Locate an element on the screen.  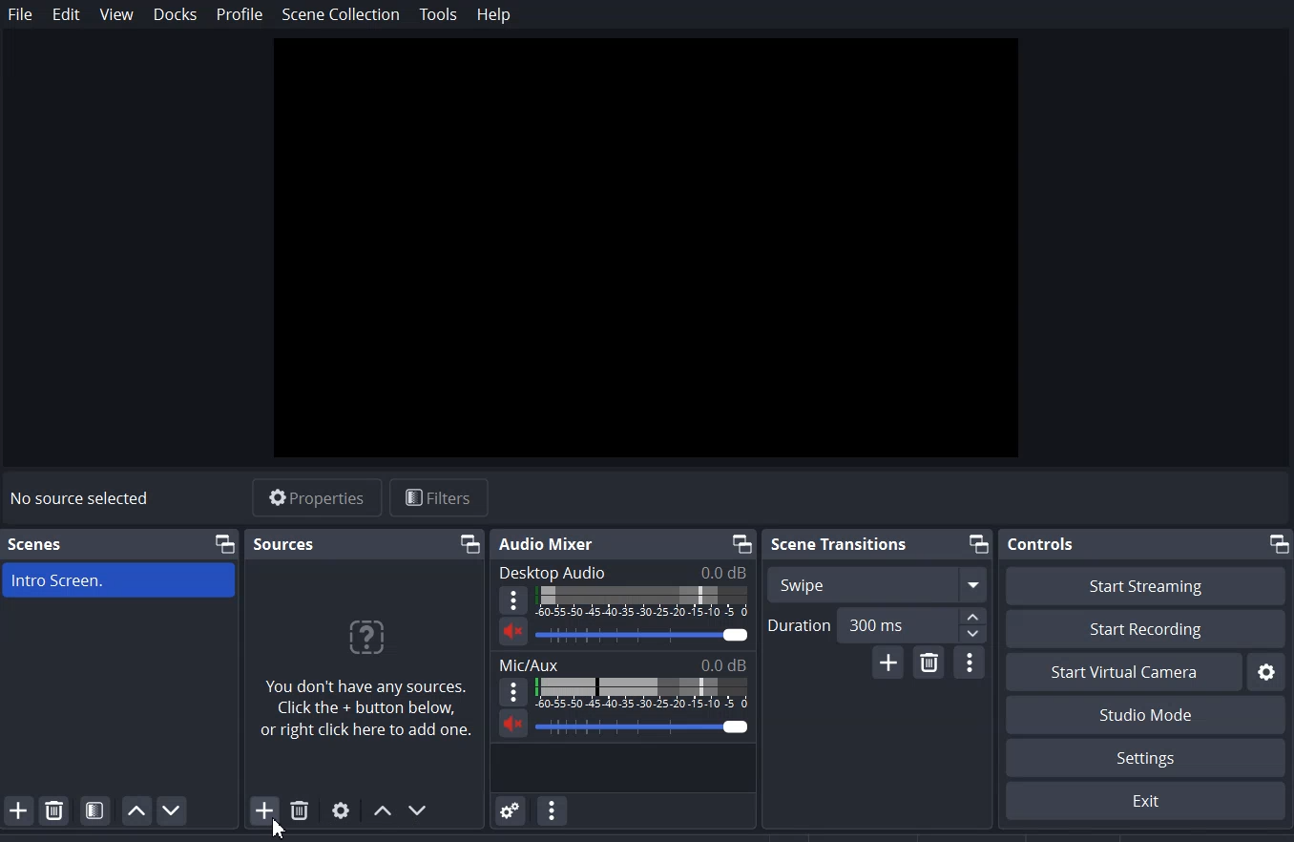
Controls is located at coordinates (1041, 543).